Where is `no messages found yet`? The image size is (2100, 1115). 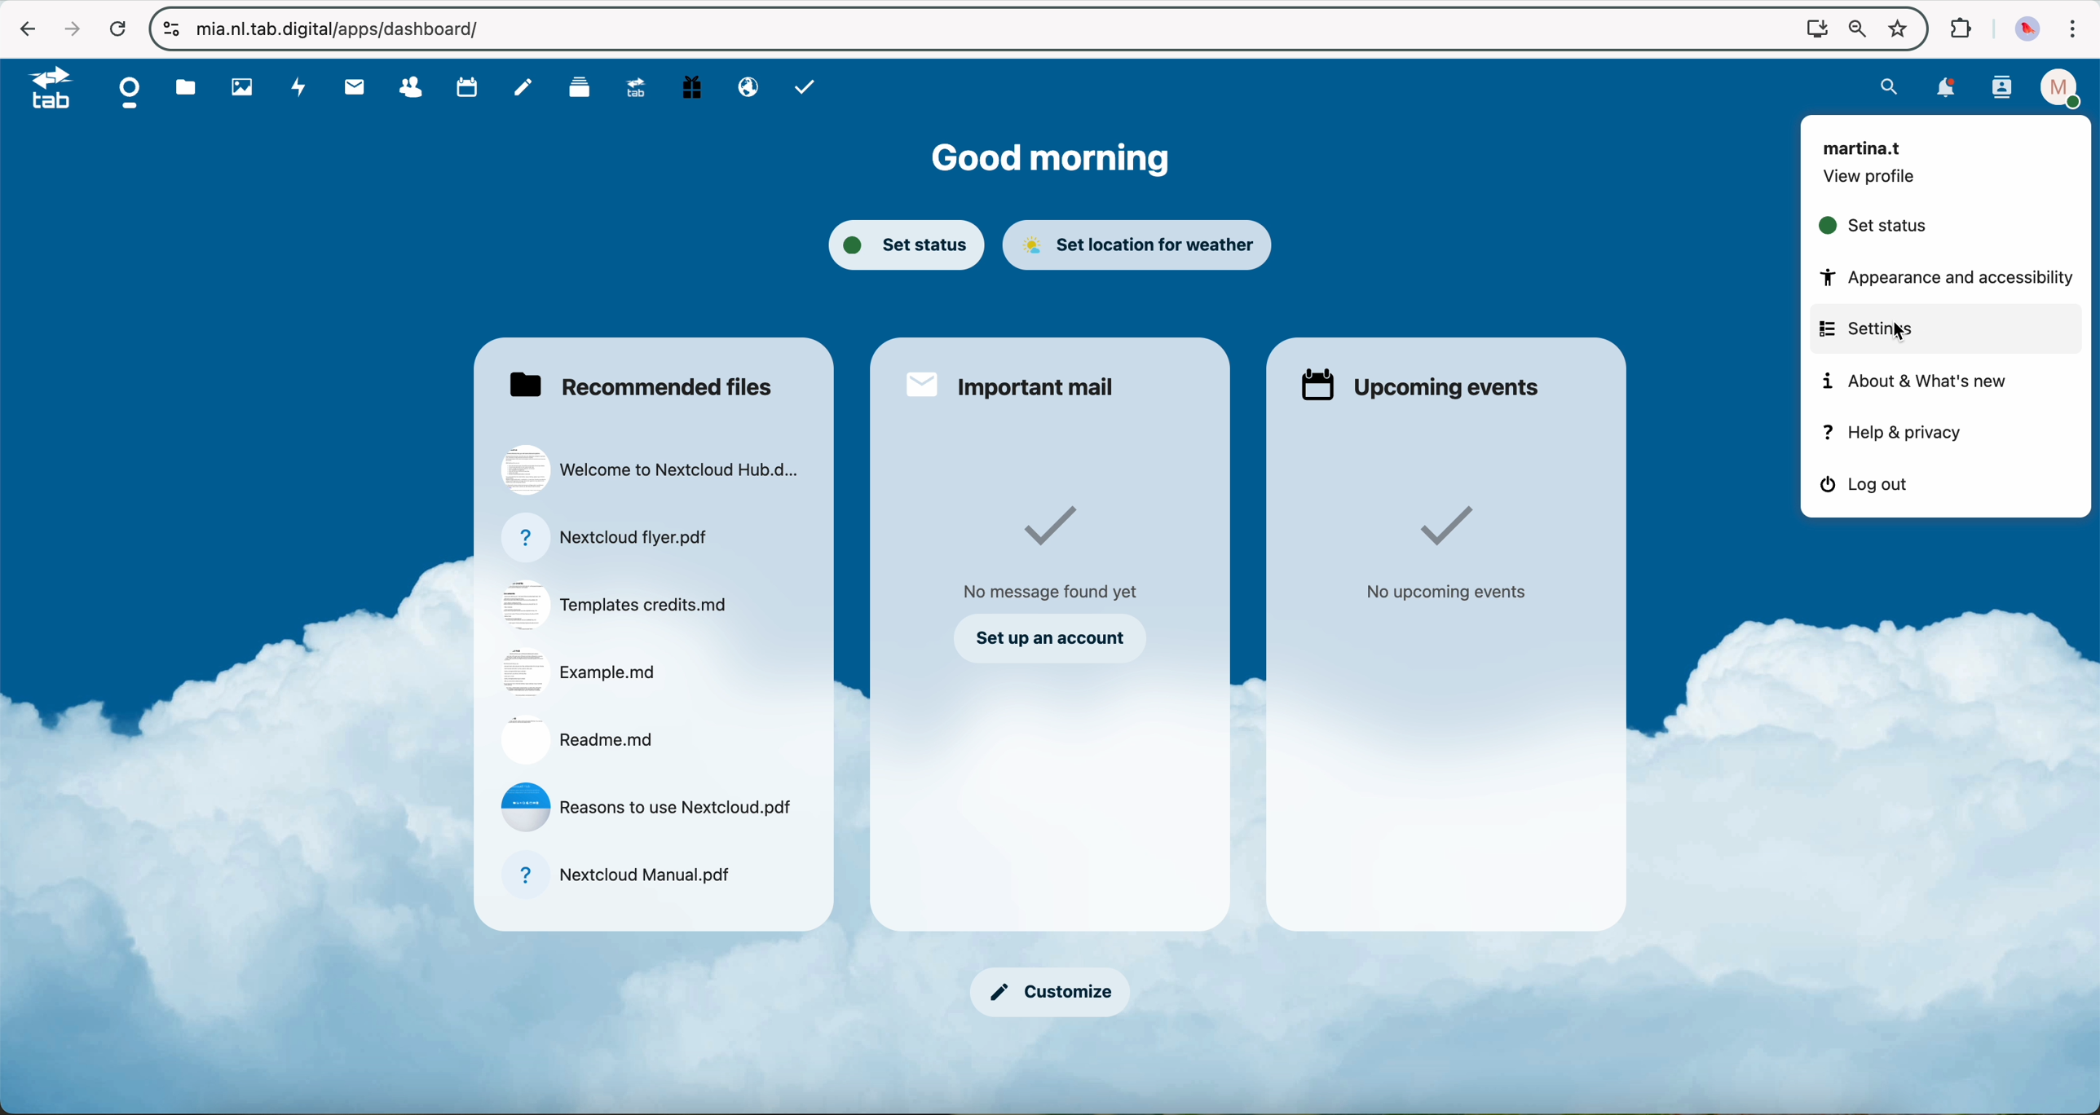
no messages found yet is located at coordinates (1057, 555).